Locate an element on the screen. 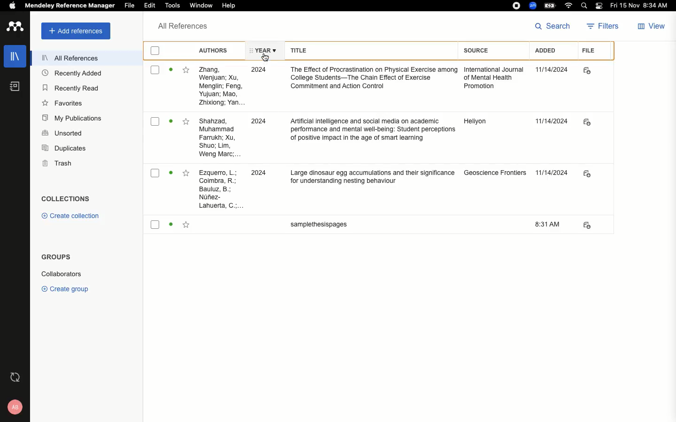 This screenshot has height=422, width=676. titlle  is located at coordinates (369, 134).